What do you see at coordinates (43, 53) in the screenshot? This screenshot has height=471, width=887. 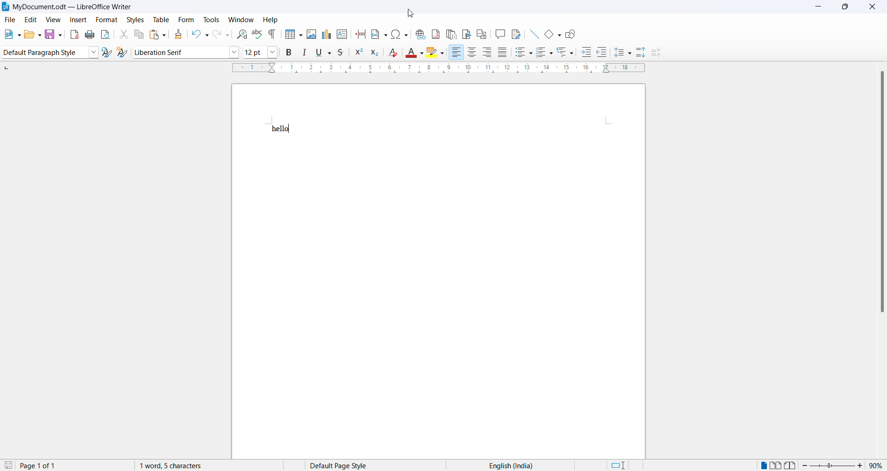 I see `Selected a style option` at bounding box center [43, 53].